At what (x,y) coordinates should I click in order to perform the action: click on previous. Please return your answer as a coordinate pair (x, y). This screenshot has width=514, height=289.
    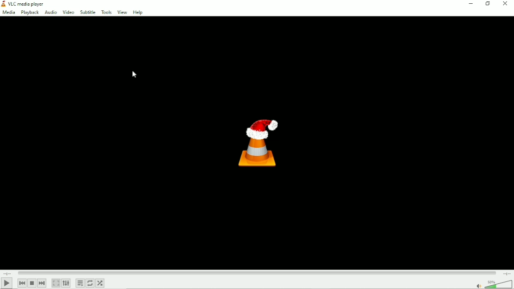
    Looking at the image, I should click on (22, 283).